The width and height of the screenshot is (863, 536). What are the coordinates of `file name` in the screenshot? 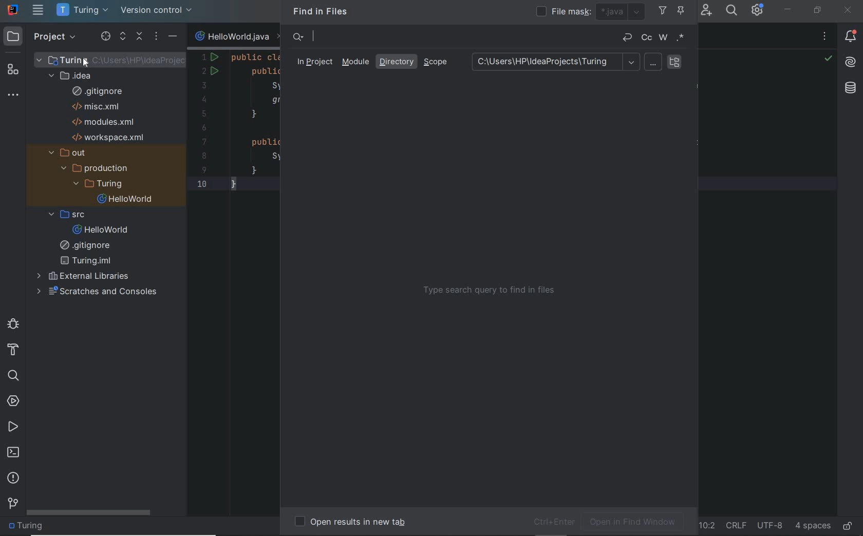 It's located at (239, 36).